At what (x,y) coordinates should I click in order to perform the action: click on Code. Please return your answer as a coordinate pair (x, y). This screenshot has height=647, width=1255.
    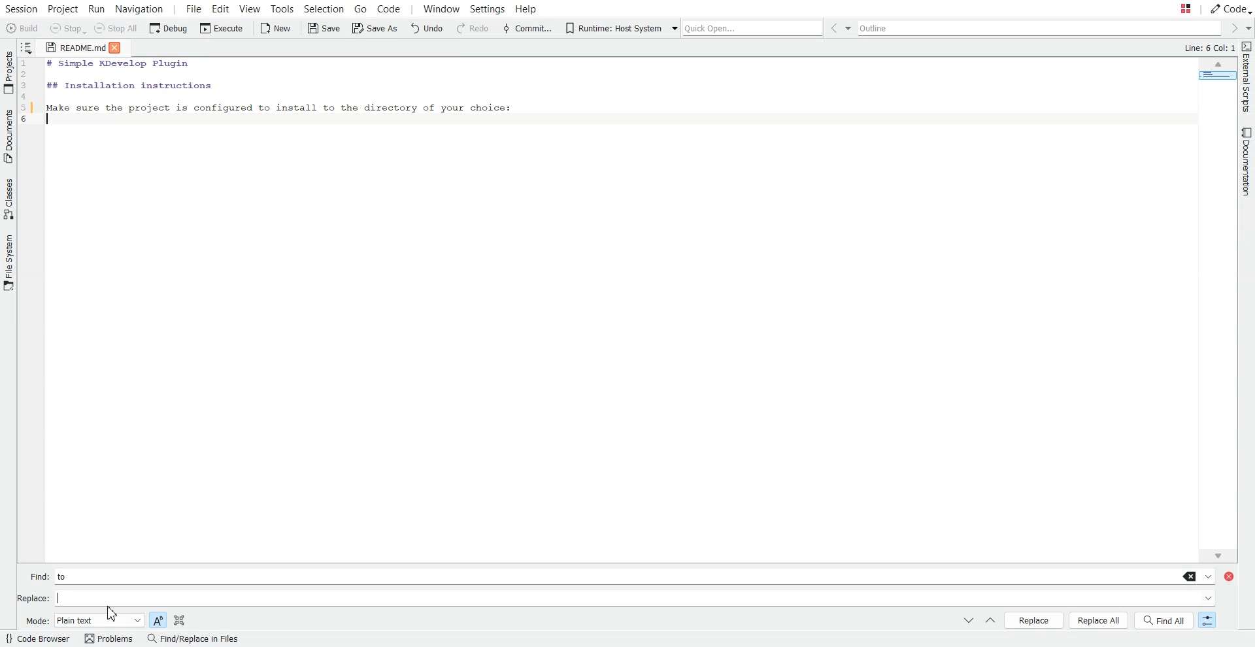
    Looking at the image, I should click on (1230, 8).